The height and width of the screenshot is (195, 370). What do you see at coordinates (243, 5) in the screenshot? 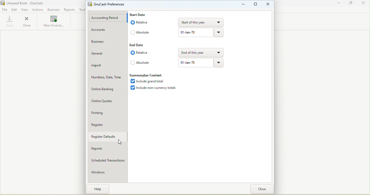
I see `Minimize` at bounding box center [243, 5].